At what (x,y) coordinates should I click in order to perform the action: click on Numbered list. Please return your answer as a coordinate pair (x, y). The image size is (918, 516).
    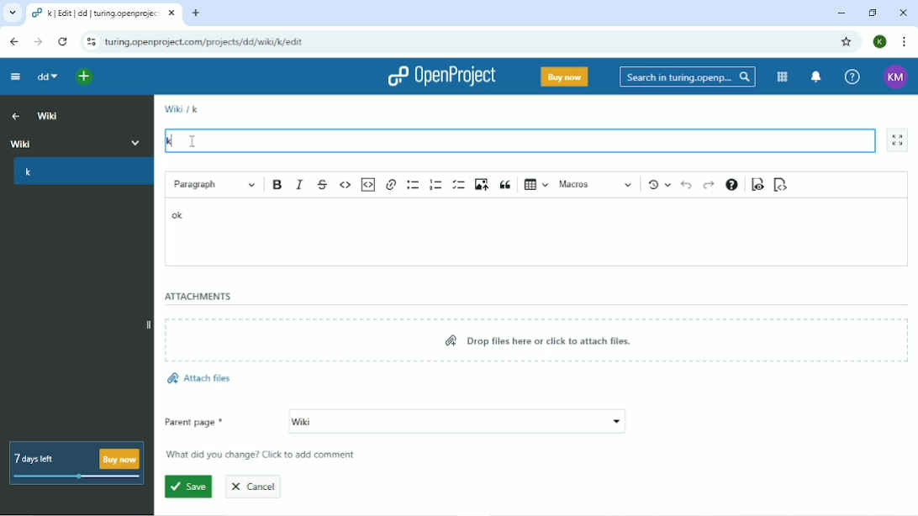
    Looking at the image, I should click on (434, 184).